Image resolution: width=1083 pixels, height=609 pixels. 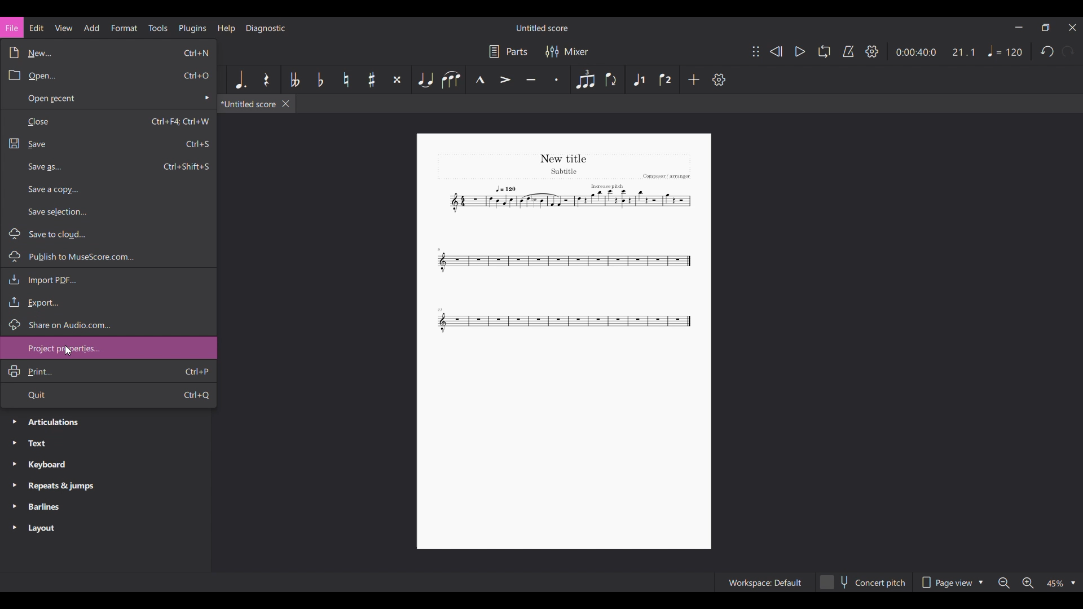 I want to click on Toggle double sharp, so click(x=397, y=80).